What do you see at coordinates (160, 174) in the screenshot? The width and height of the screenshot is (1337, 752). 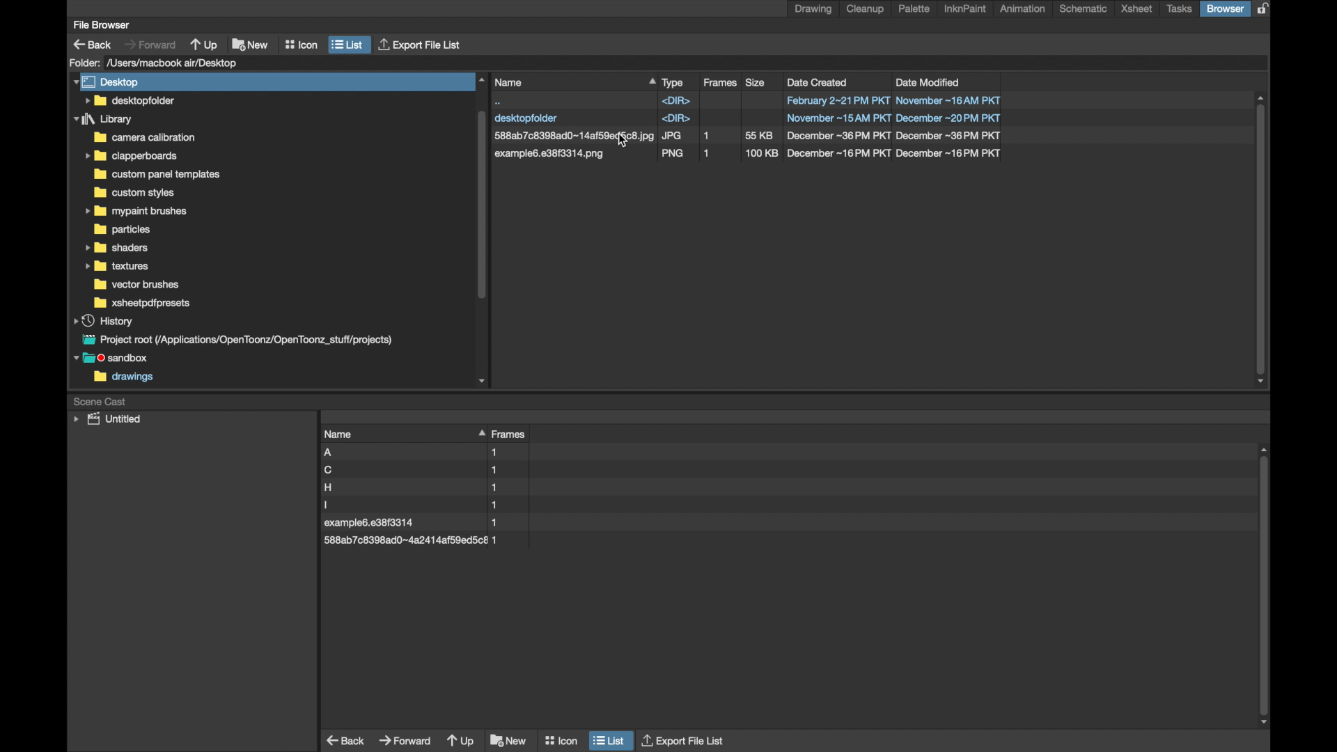 I see `folder` at bounding box center [160, 174].